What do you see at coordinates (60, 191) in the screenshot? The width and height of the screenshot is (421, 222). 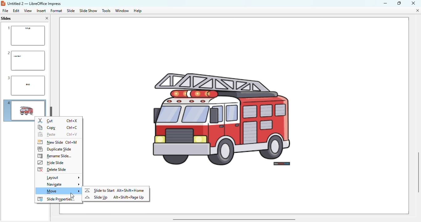 I see `move` at bounding box center [60, 191].